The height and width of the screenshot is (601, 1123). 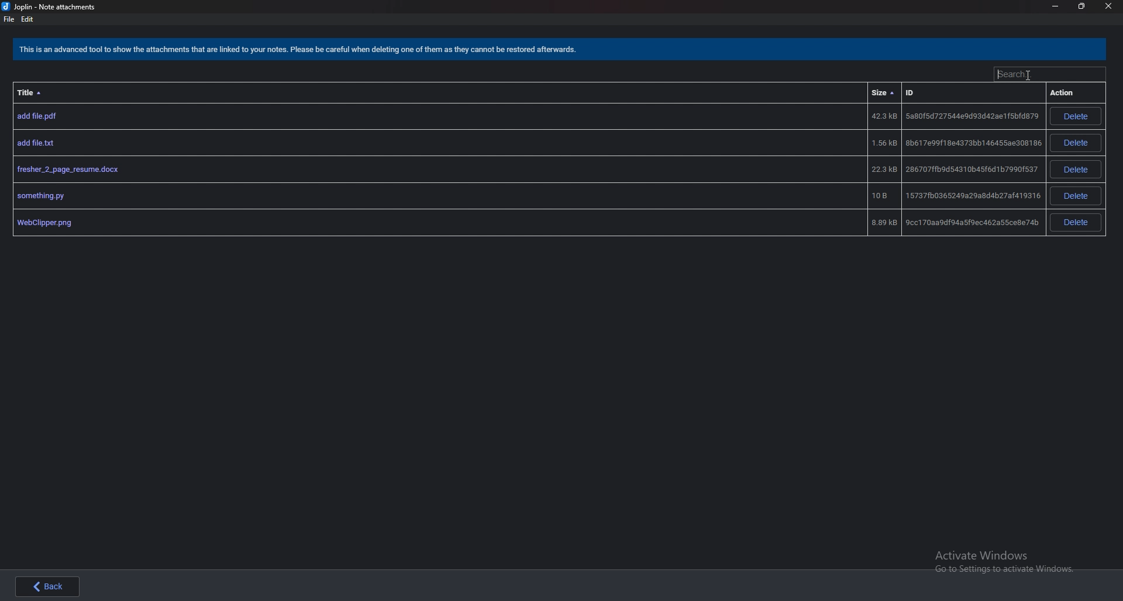 What do you see at coordinates (1031, 74) in the screenshot?
I see `cursor` at bounding box center [1031, 74].